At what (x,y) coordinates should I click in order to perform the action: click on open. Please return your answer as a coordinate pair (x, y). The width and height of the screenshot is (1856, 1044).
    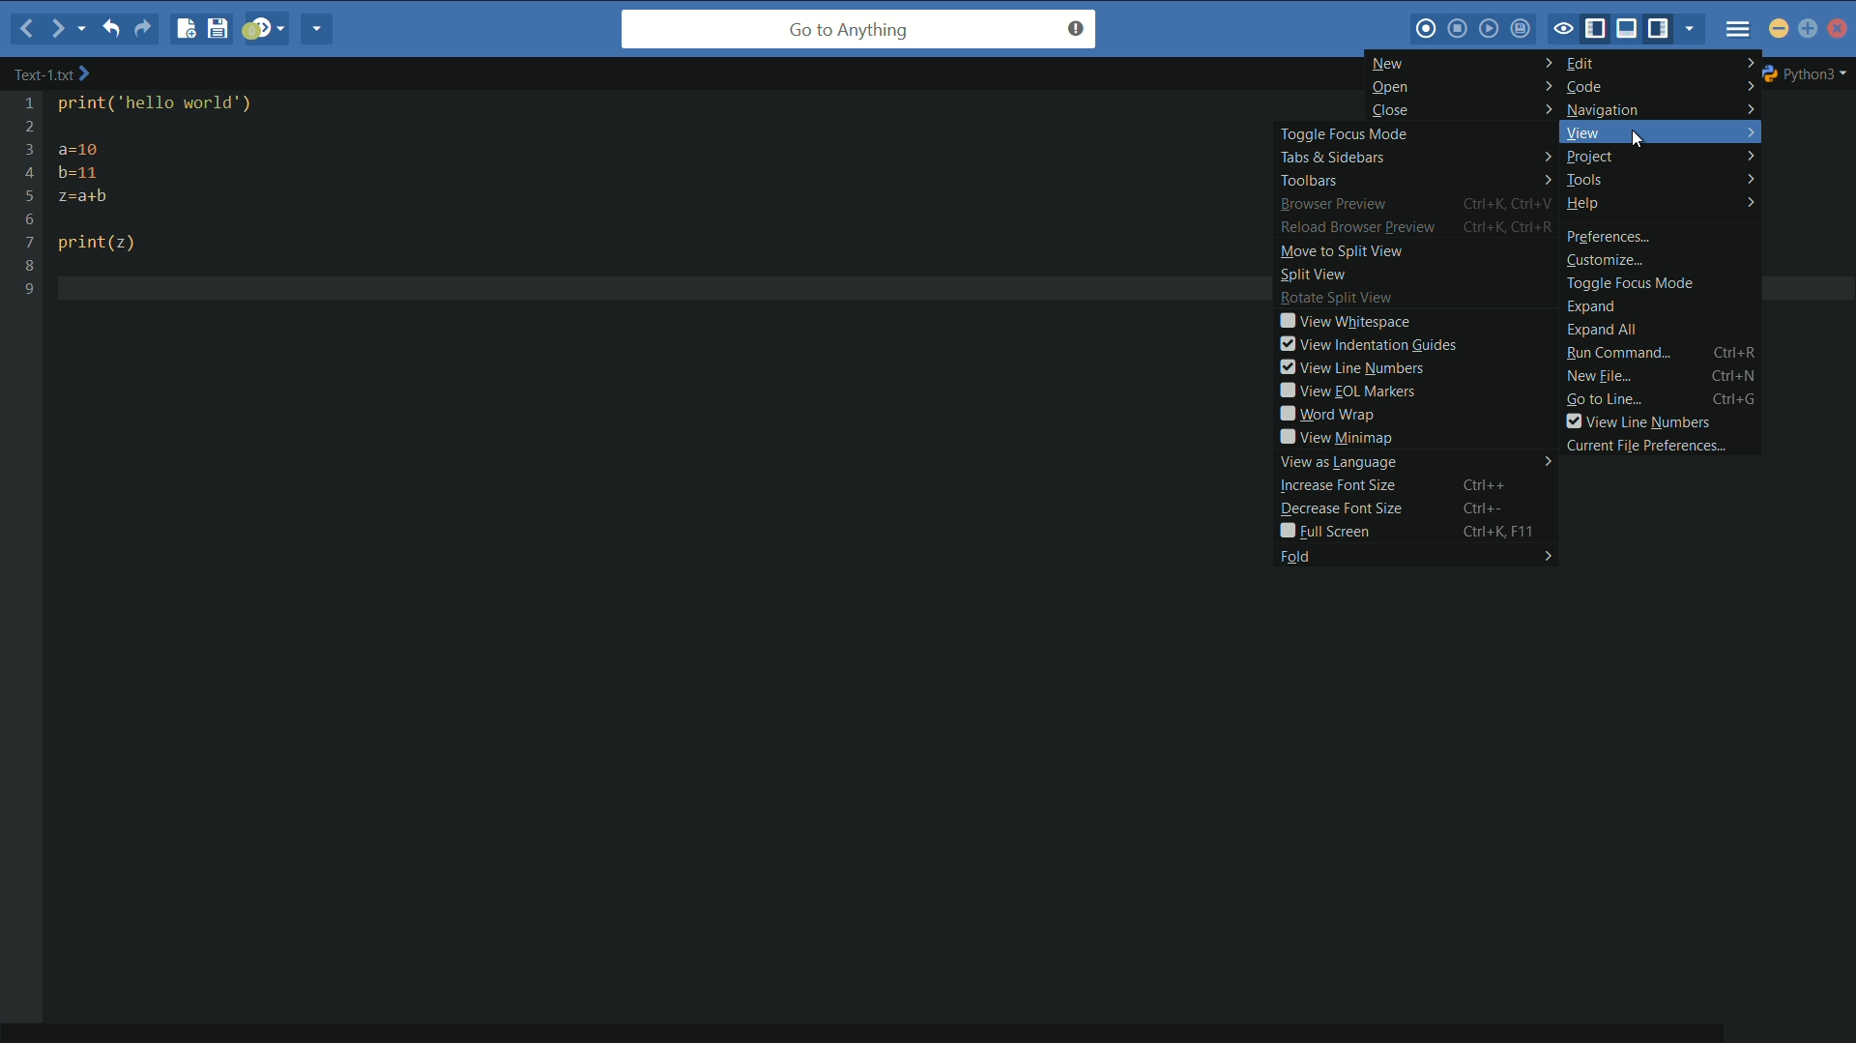
    Looking at the image, I should click on (1460, 89).